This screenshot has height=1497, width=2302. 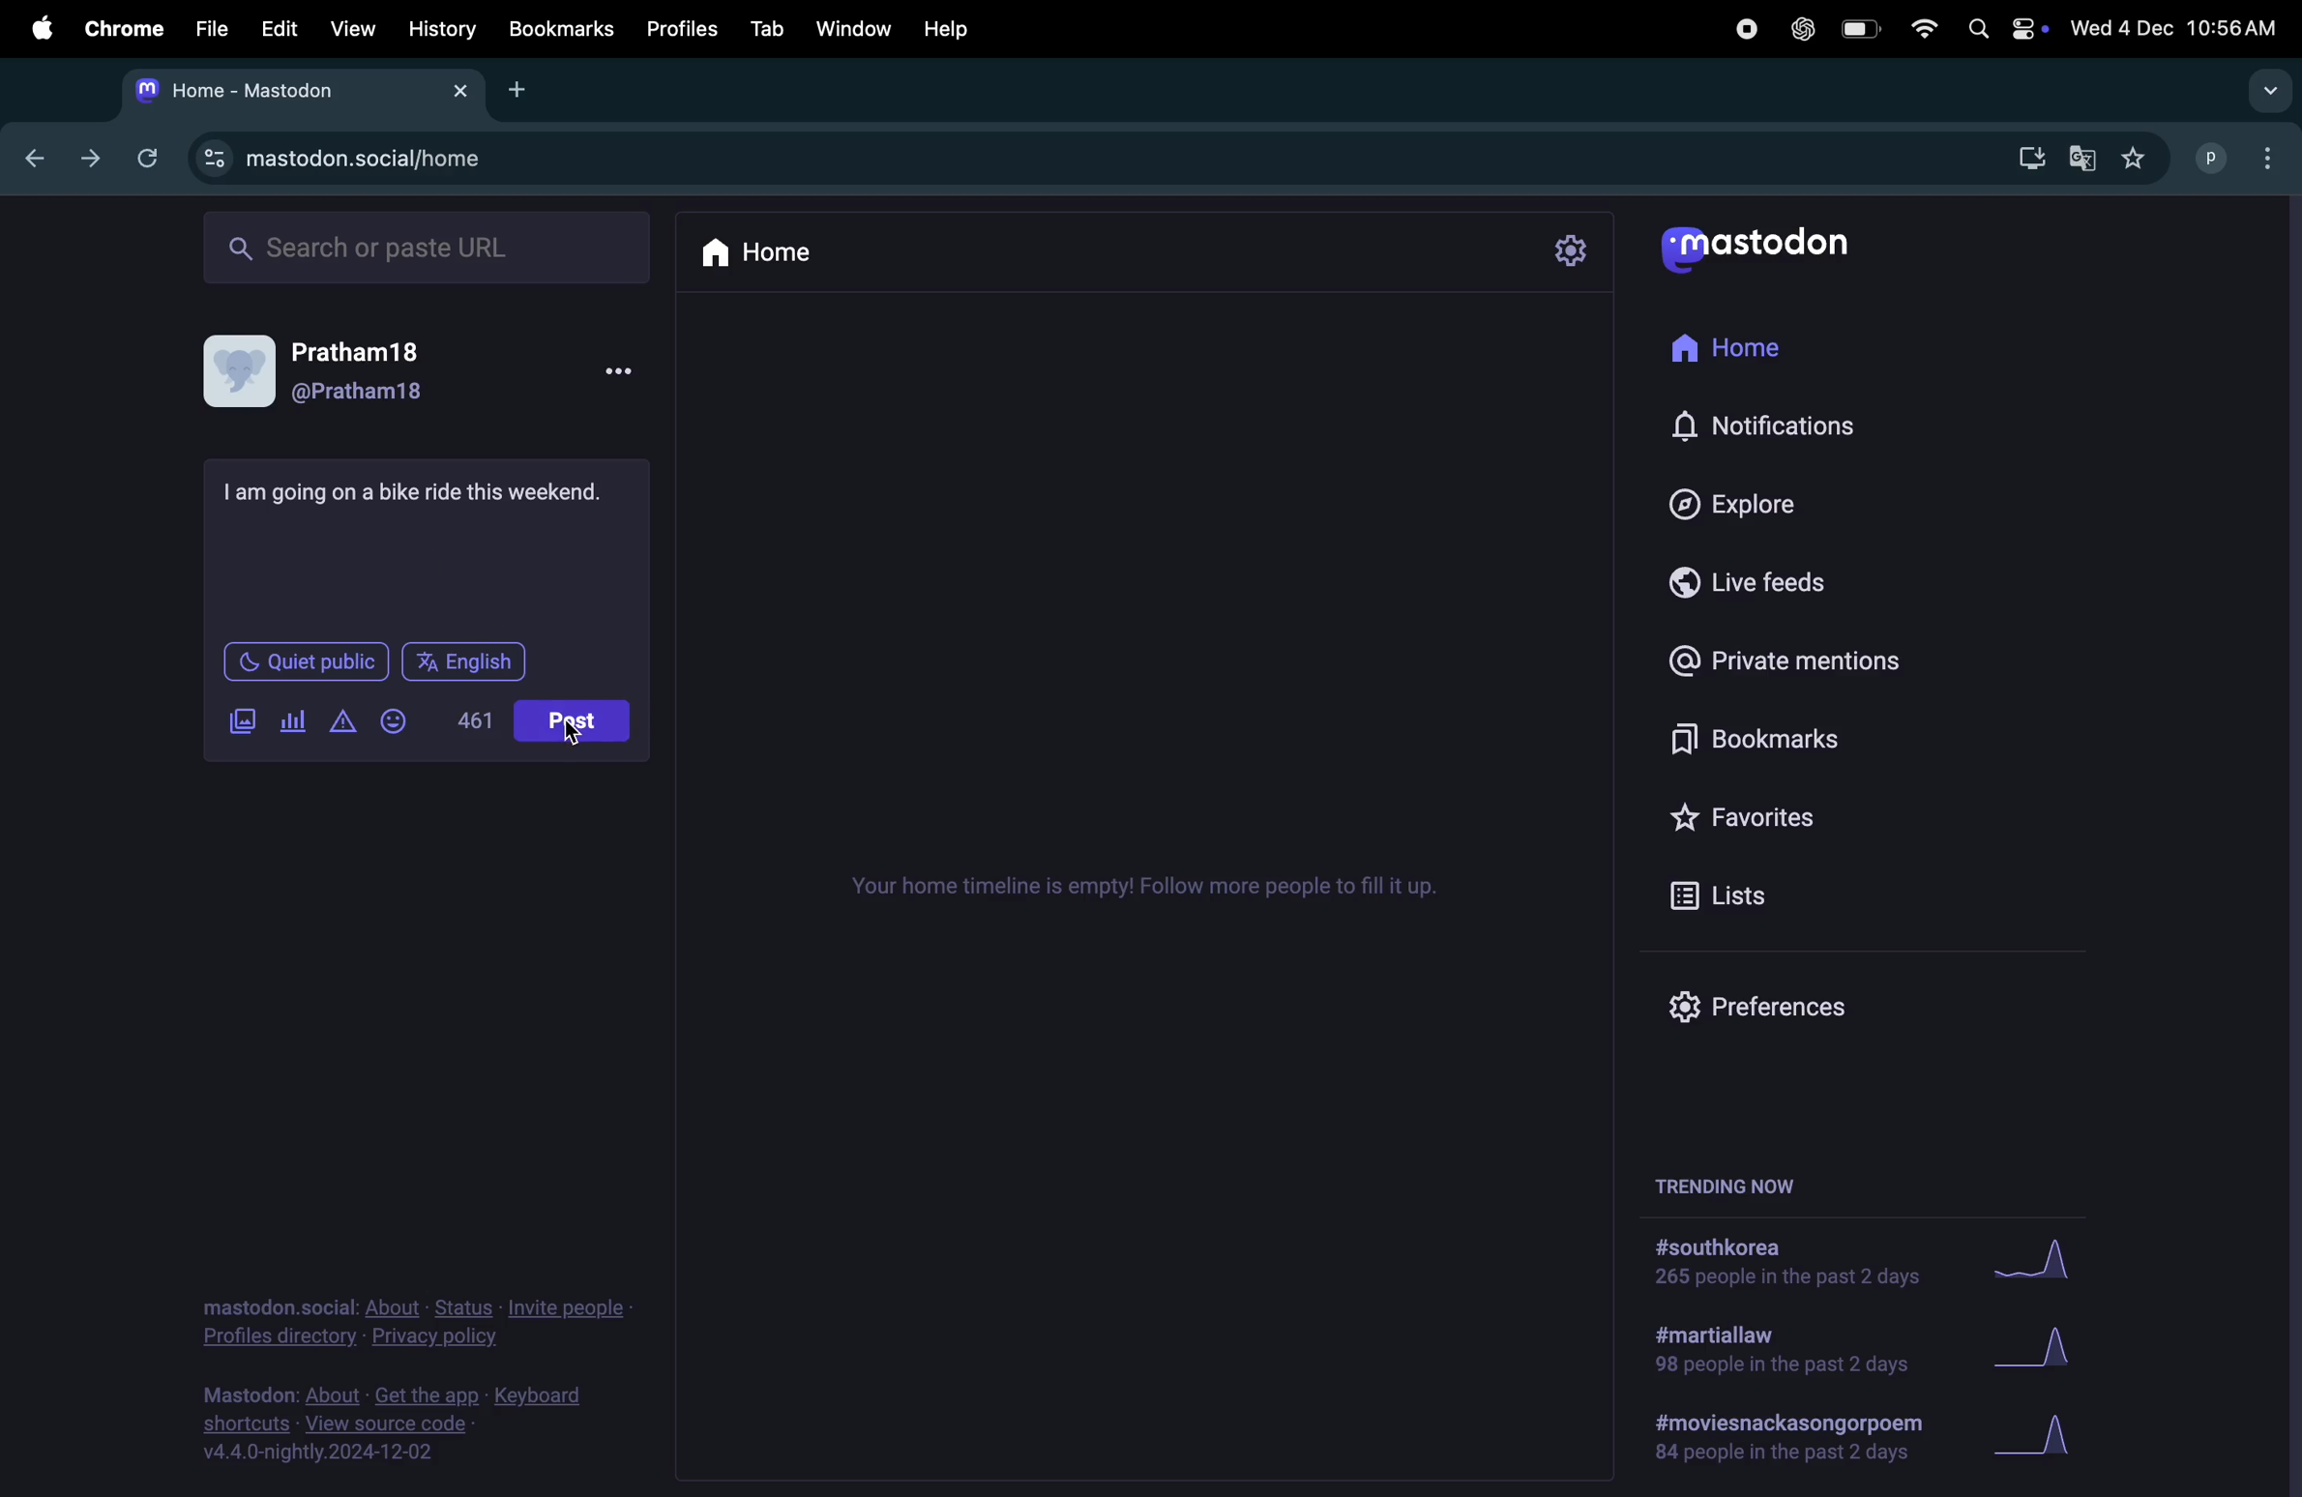 I want to click on alerts, so click(x=341, y=726).